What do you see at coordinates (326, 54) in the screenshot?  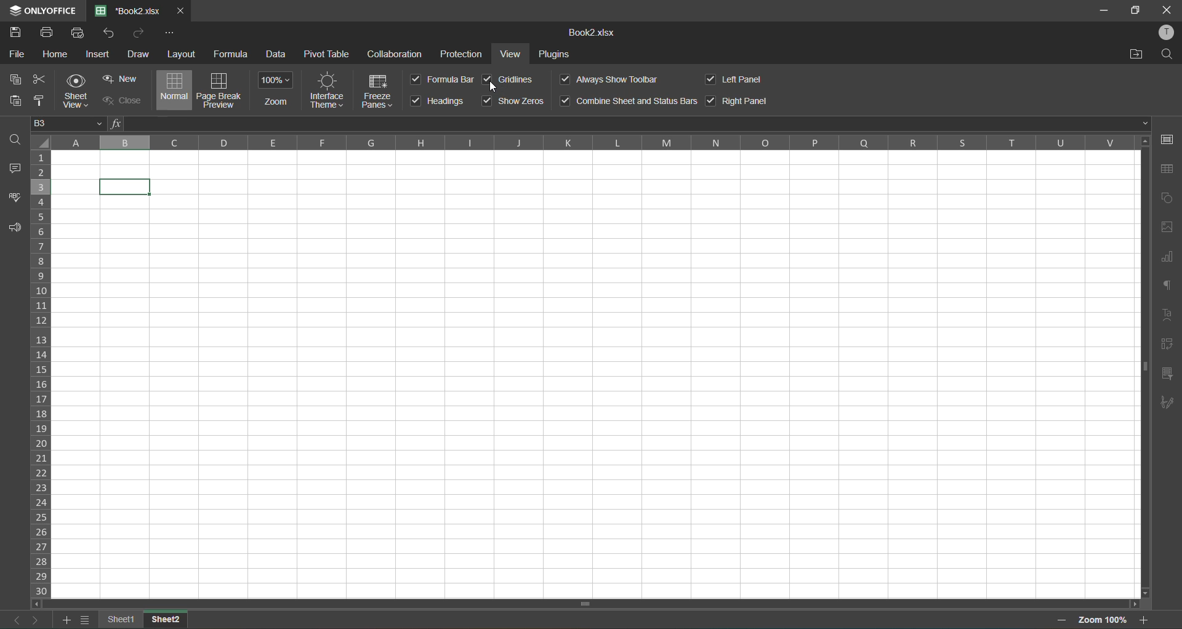 I see `pivot table` at bounding box center [326, 54].